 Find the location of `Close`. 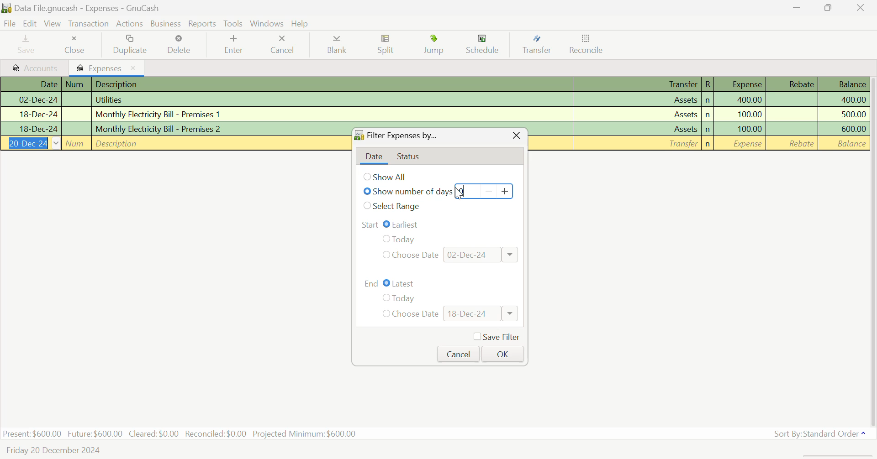

Close is located at coordinates (77, 45).